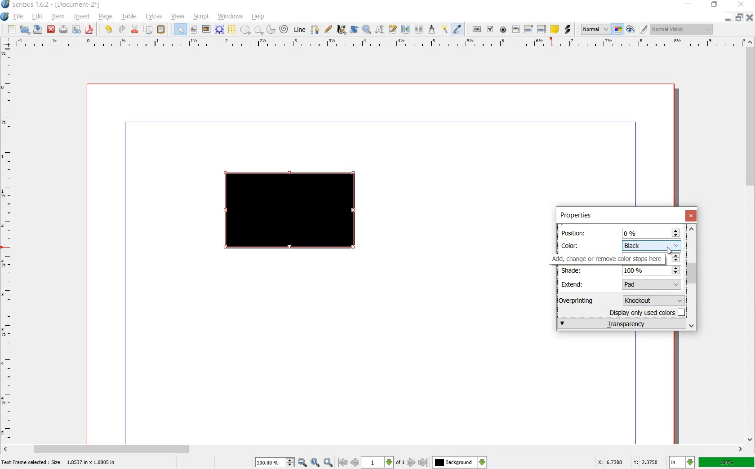 The image size is (755, 469). What do you see at coordinates (651, 245) in the screenshot?
I see `black` at bounding box center [651, 245].